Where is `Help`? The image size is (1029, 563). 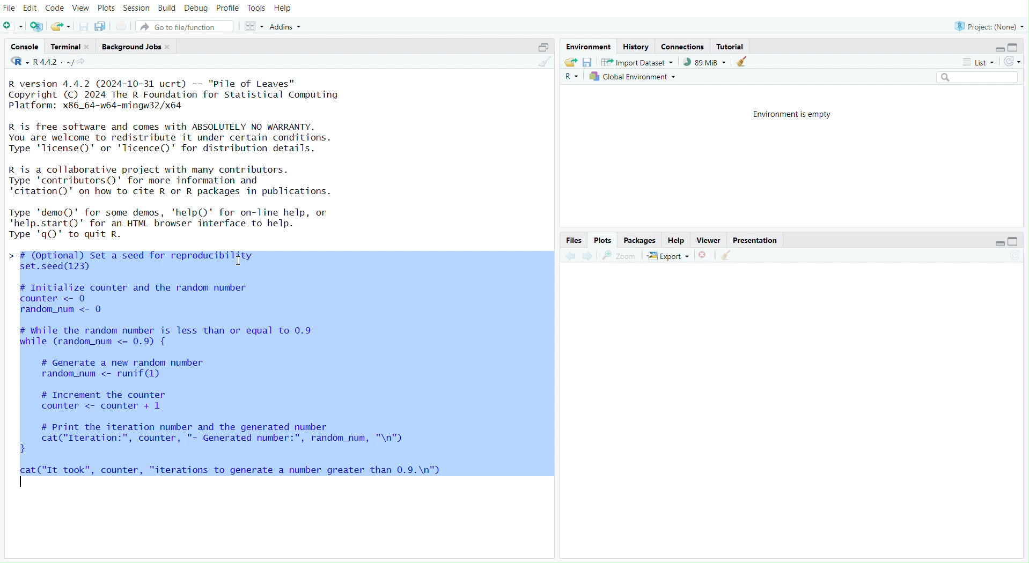 Help is located at coordinates (285, 7).